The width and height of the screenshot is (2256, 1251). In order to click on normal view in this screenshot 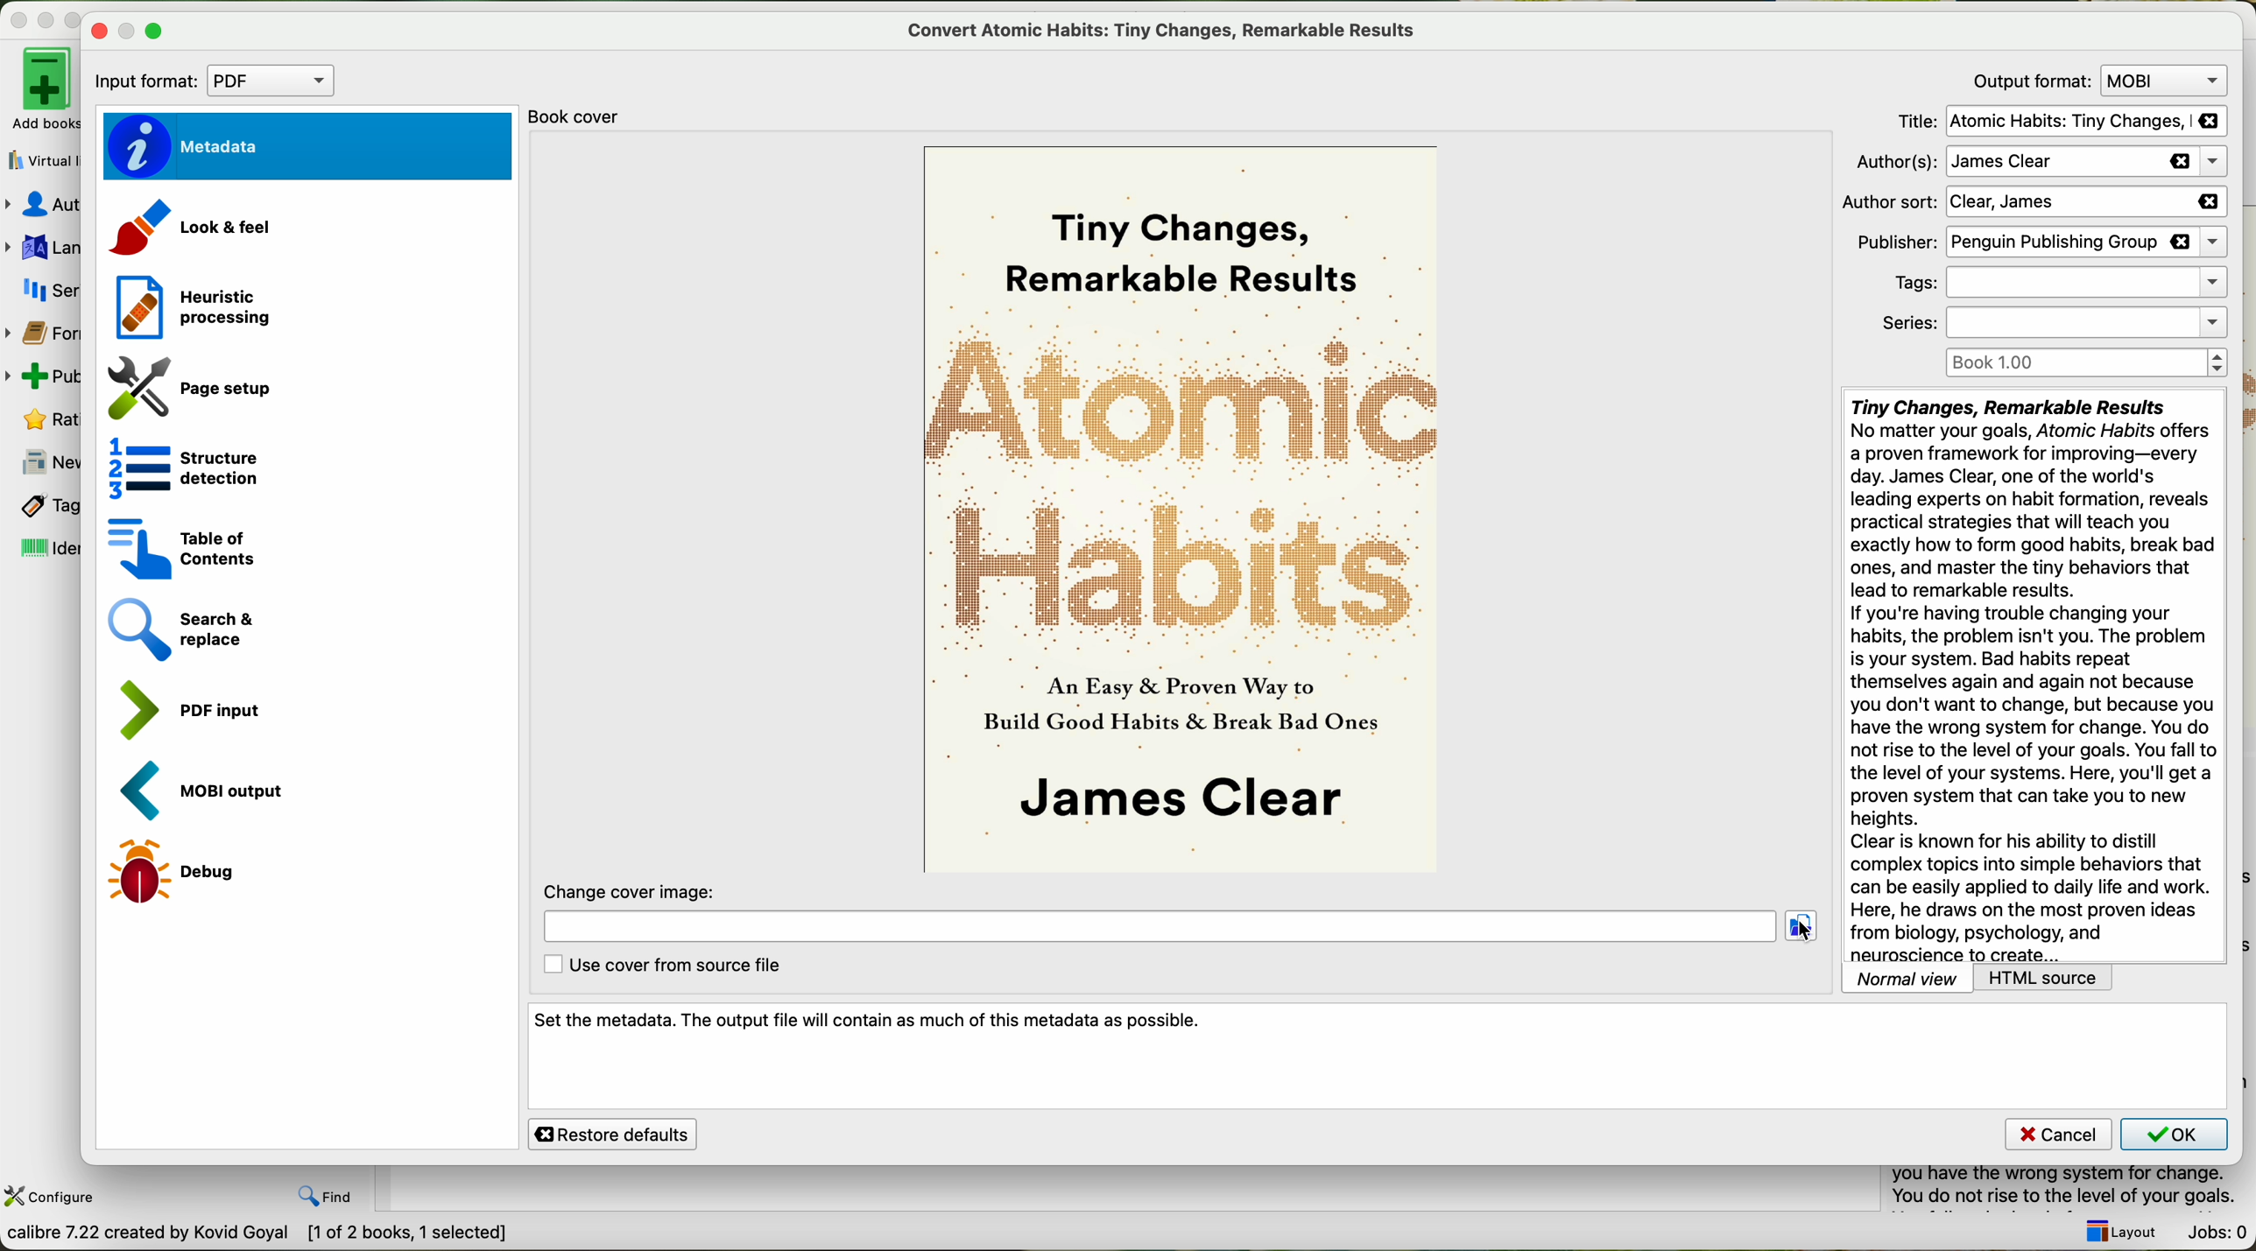, I will do `click(1907, 978)`.